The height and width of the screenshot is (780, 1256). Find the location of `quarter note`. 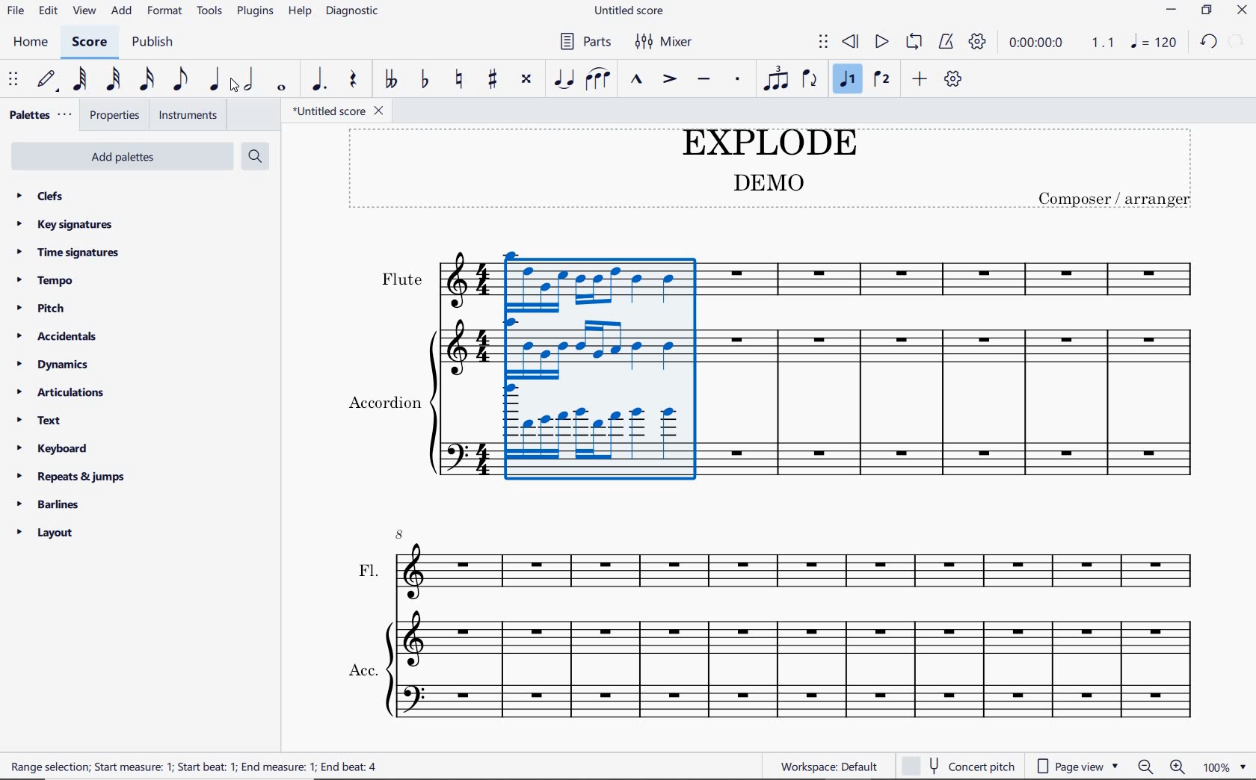

quarter note is located at coordinates (214, 80).